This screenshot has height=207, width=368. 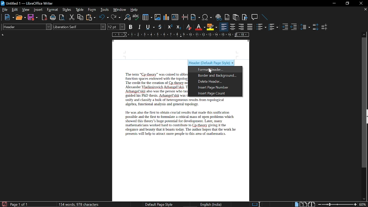 What do you see at coordinates (116, 27) in the screenshot?
I see `Text size` at bounding box center [116, 27].